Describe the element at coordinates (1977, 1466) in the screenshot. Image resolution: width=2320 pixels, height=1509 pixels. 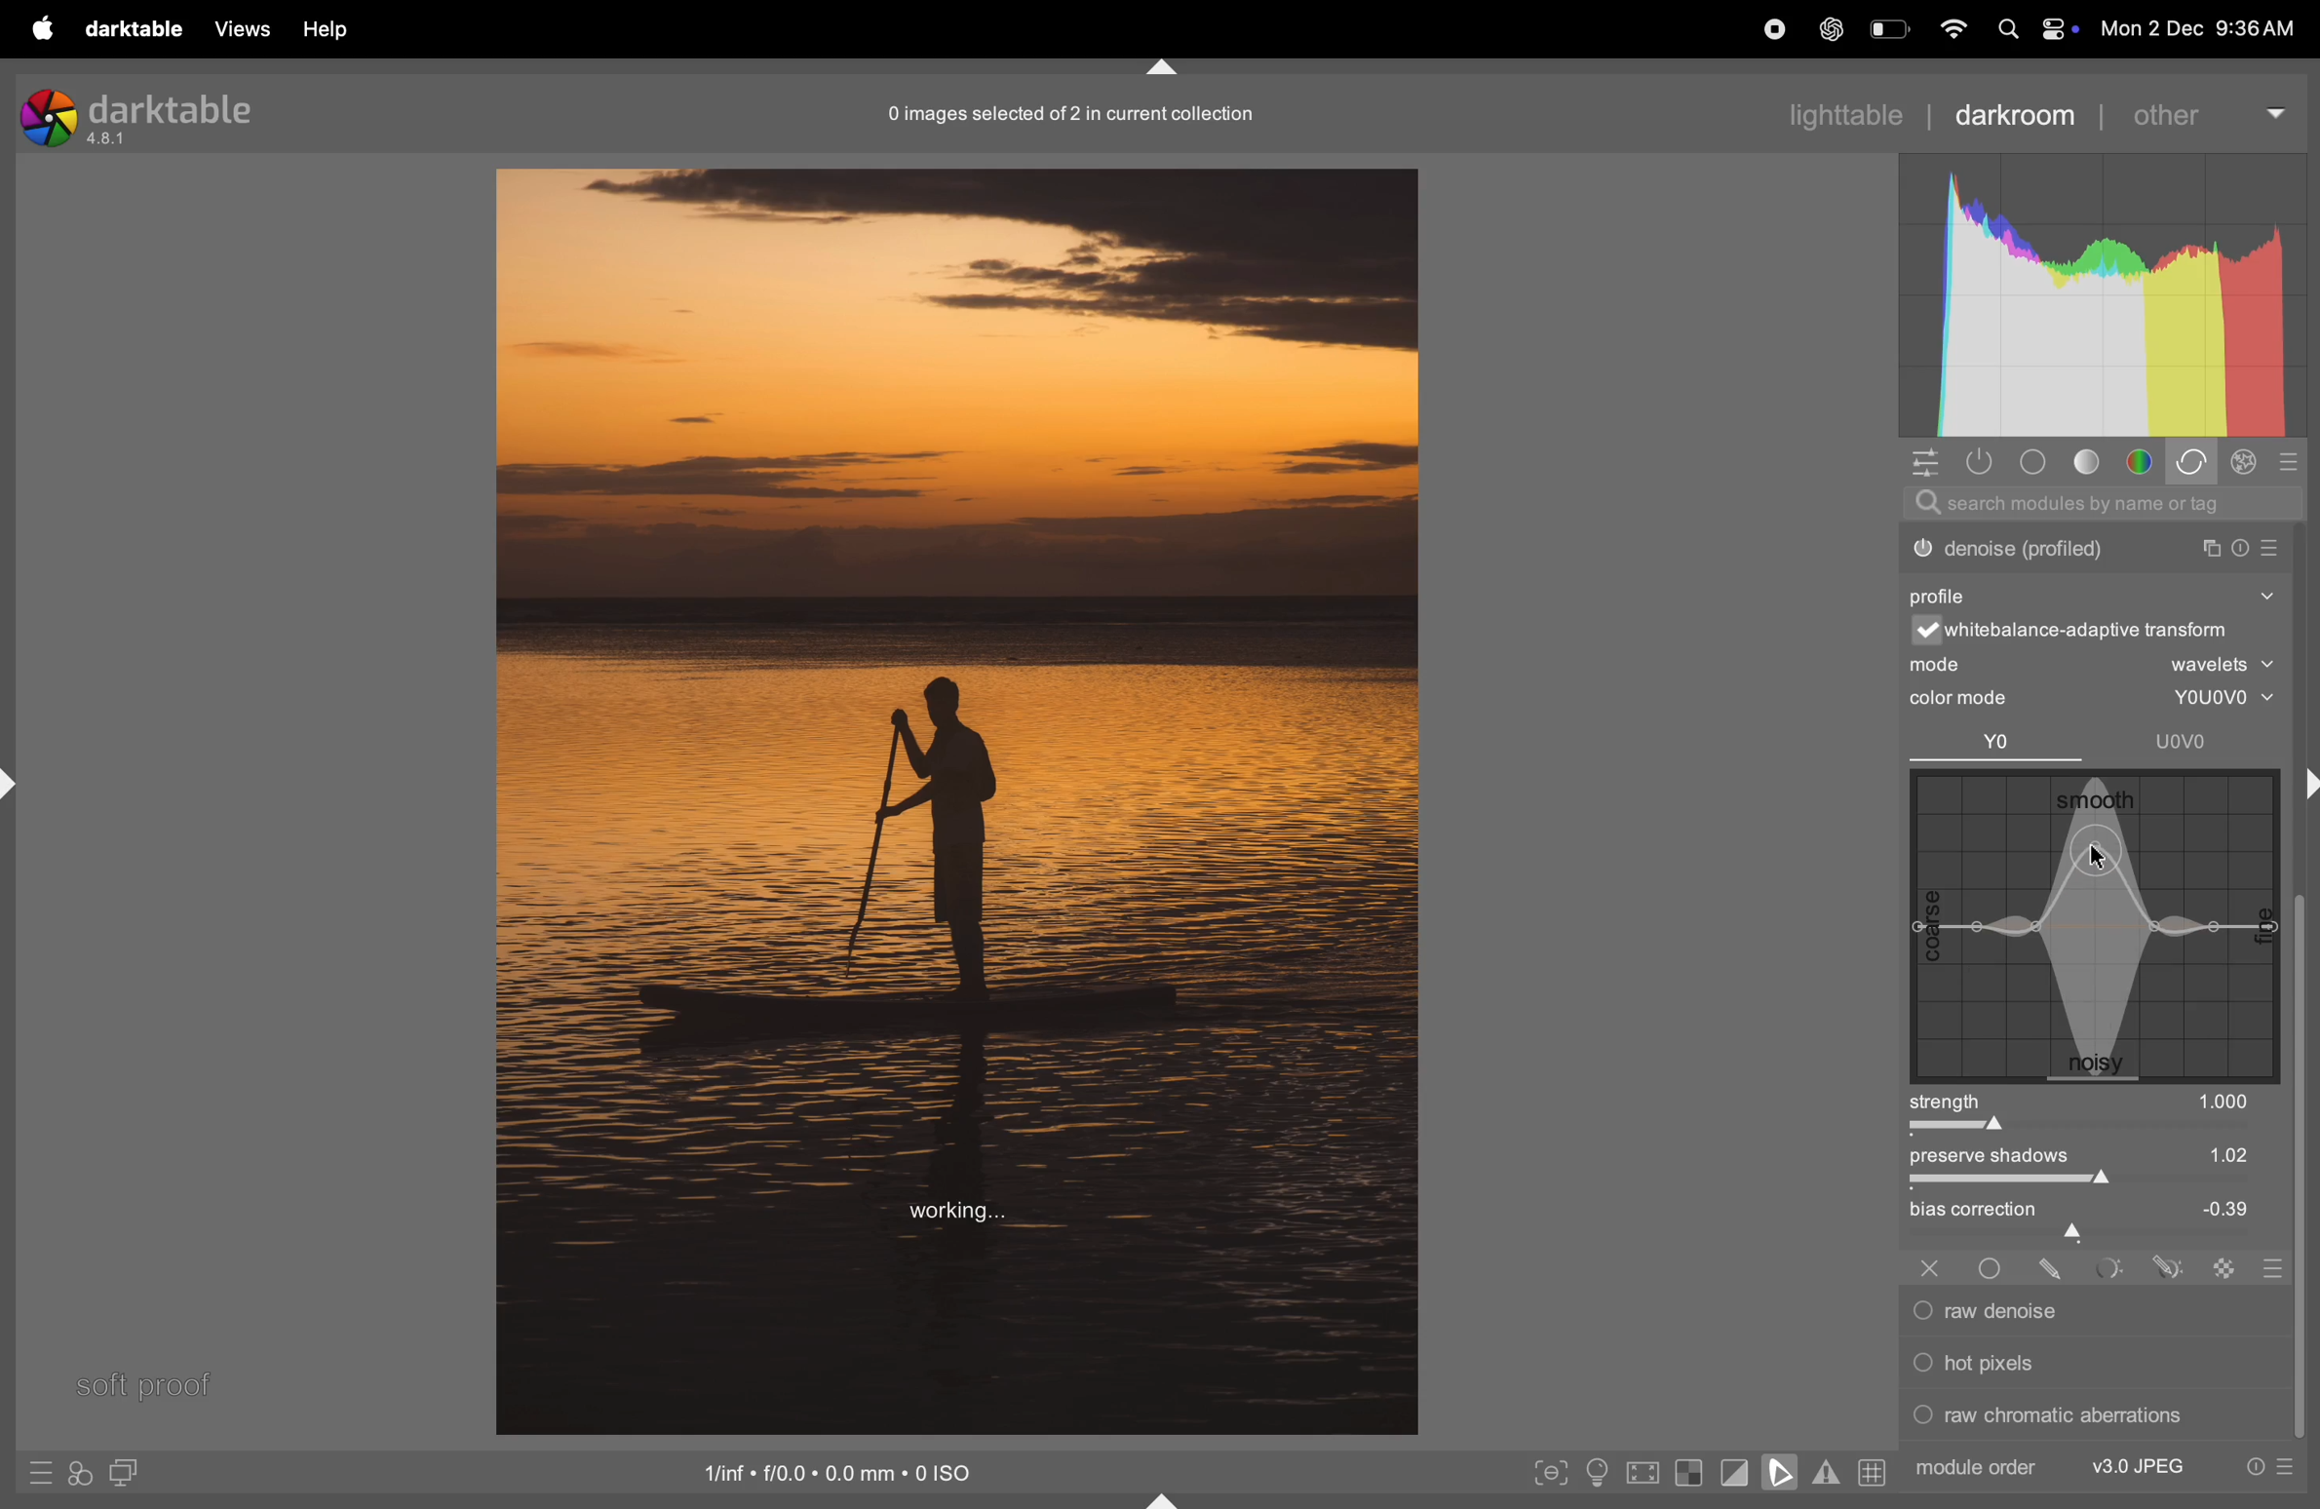
I see `module order` at that location.